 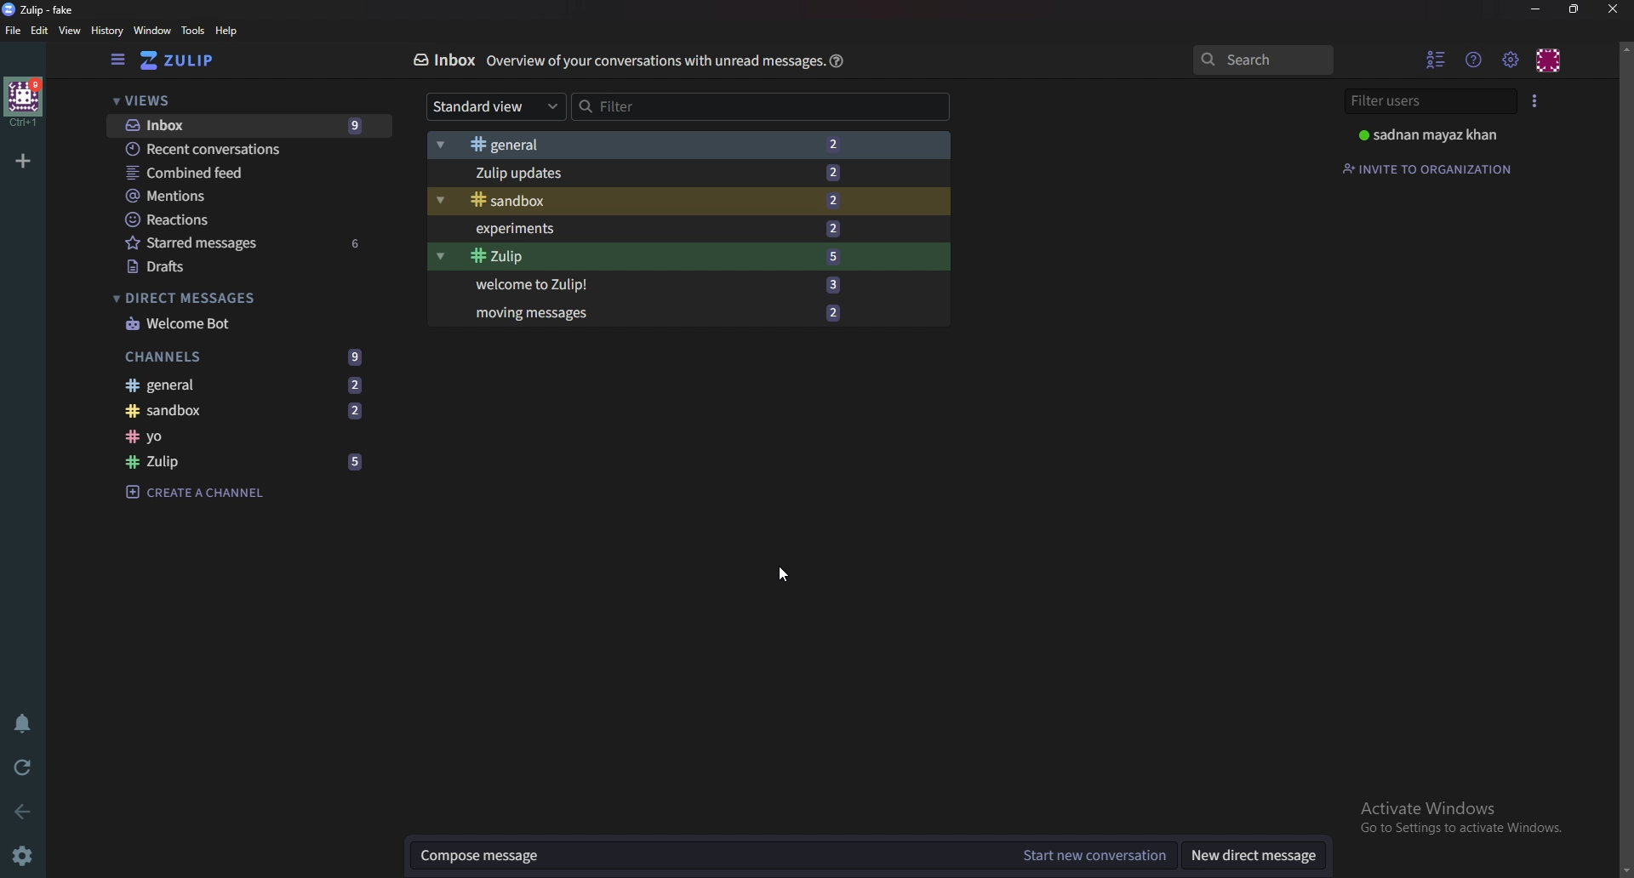 I want to click on Compose messages, so click(x=711, y=857).